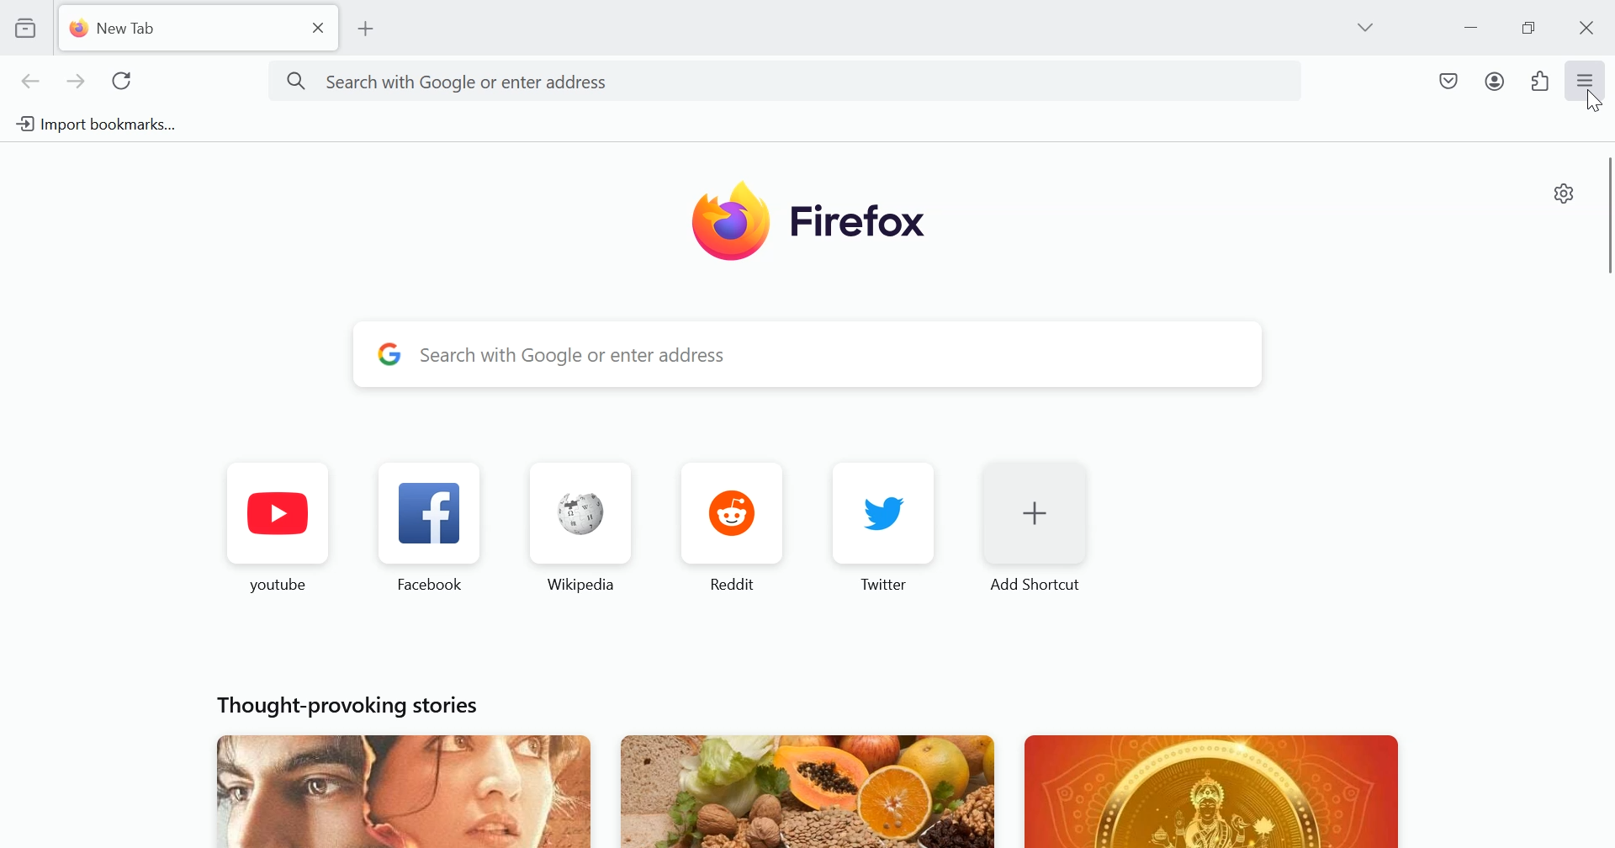 Image resolution: width=1615 pixels, height=848 pixels. Describe the element at coordinates (730, 527) in the screenshot. I see `Reddit` at that location.